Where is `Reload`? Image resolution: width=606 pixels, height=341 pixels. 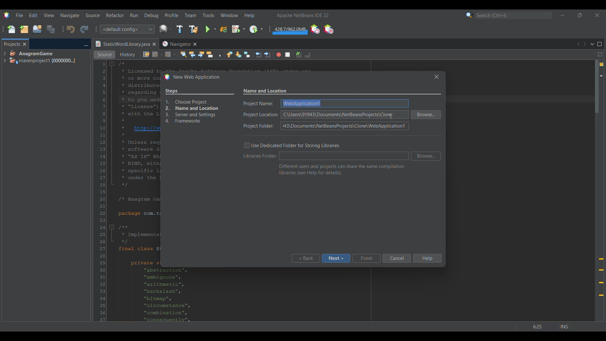 Reload is located at coordinates (223, 29).